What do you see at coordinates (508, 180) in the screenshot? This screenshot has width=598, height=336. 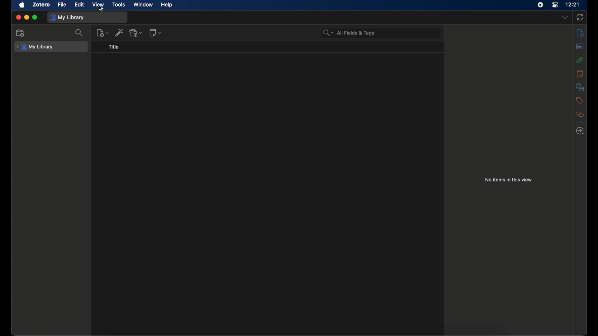 I see `no items in this view` at bounding box center [508, 180].